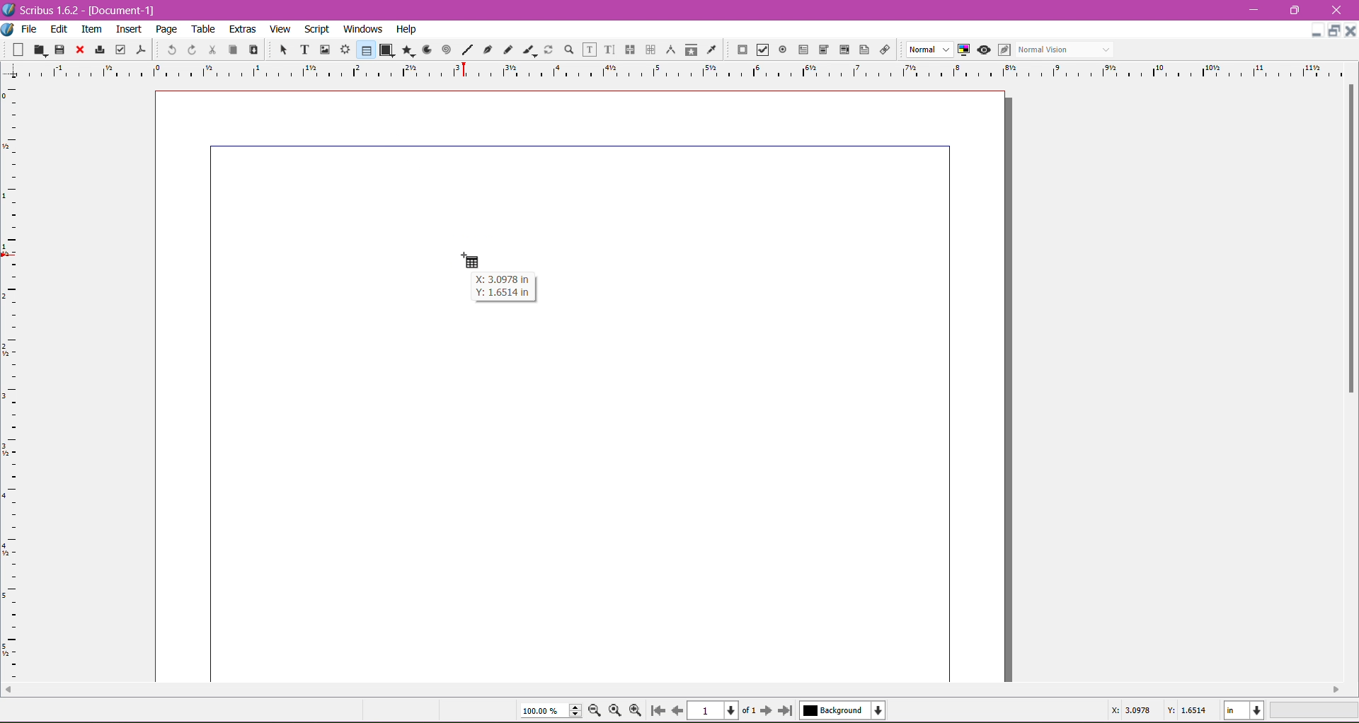  I want to click on Select Item, so click(277, 49).